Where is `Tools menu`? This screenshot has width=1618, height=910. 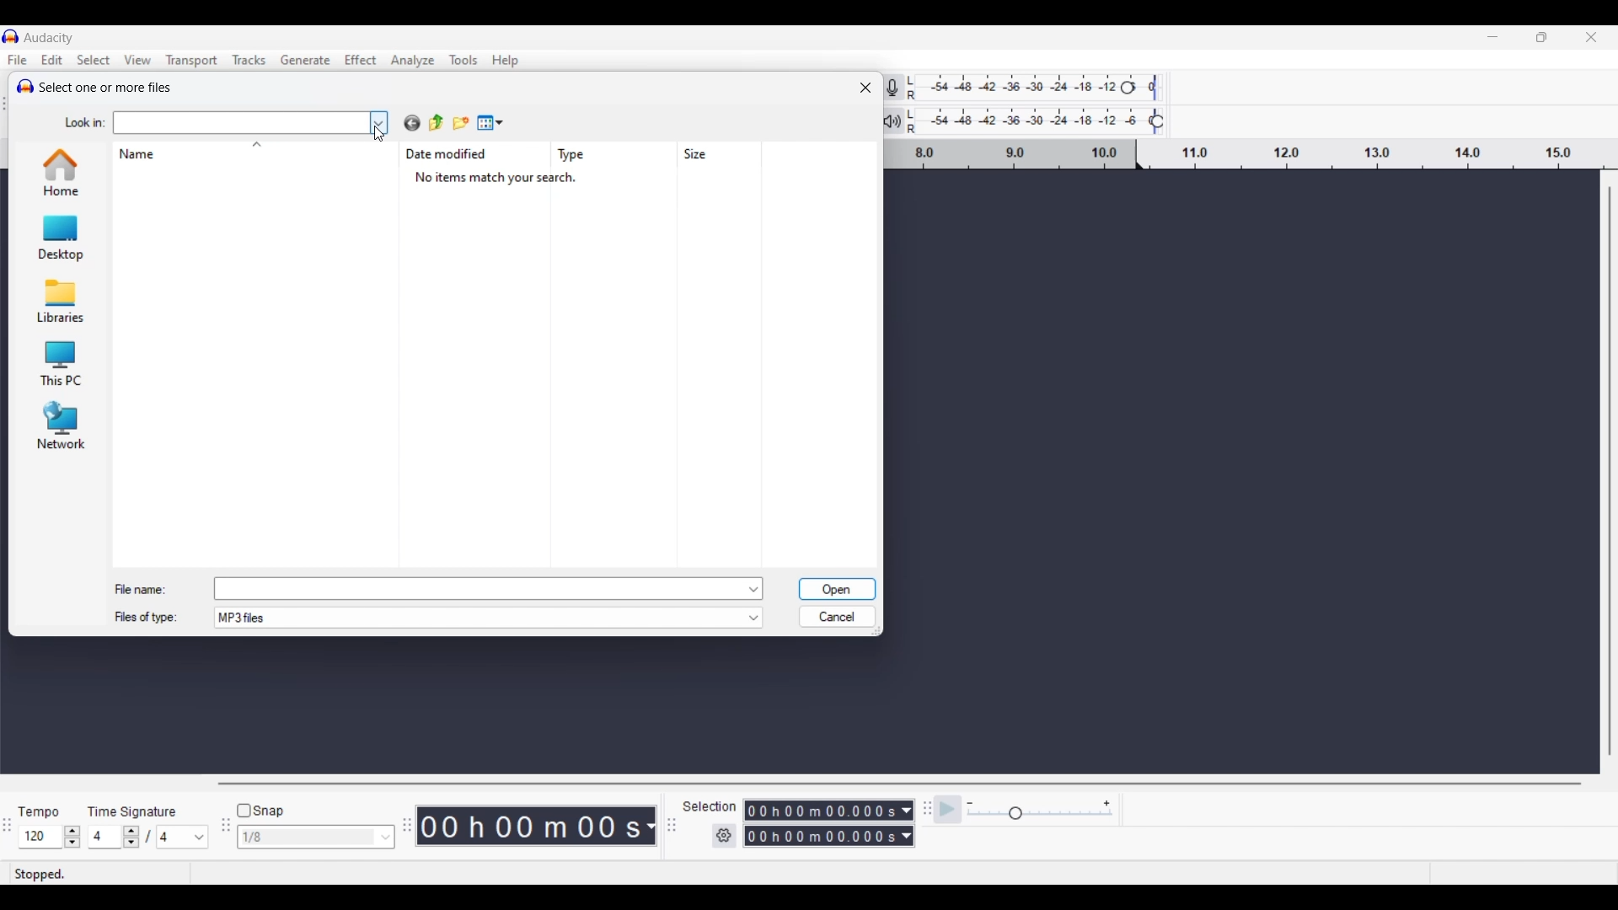
Tools menu is located at coordinates (464, 61).